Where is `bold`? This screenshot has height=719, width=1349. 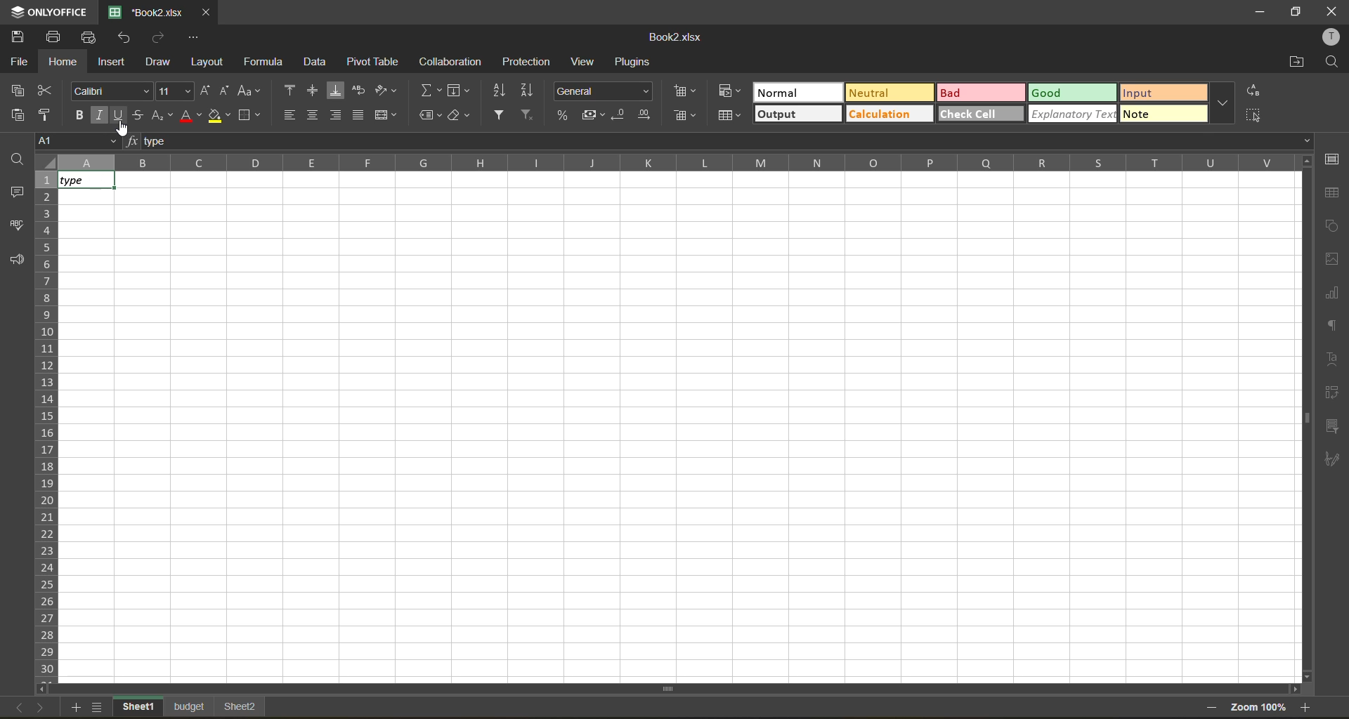
bold is located at coordinates (79, 116).